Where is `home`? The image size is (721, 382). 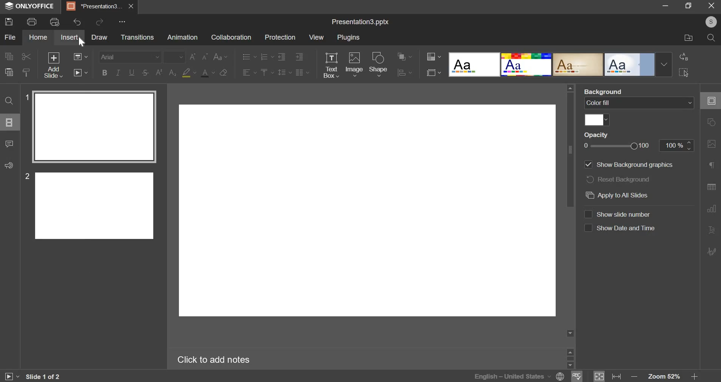 home is located at coordinates (39, 37).